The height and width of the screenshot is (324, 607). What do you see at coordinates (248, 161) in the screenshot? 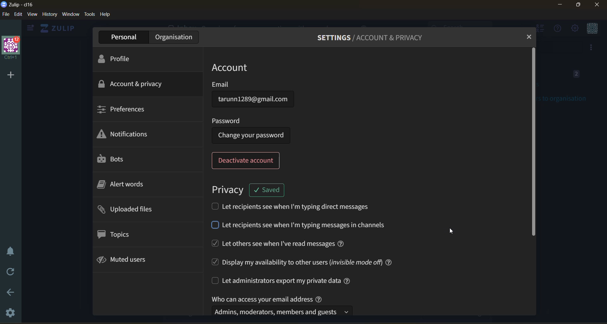
I see `deactivate account` at bounding box center [248, 161].